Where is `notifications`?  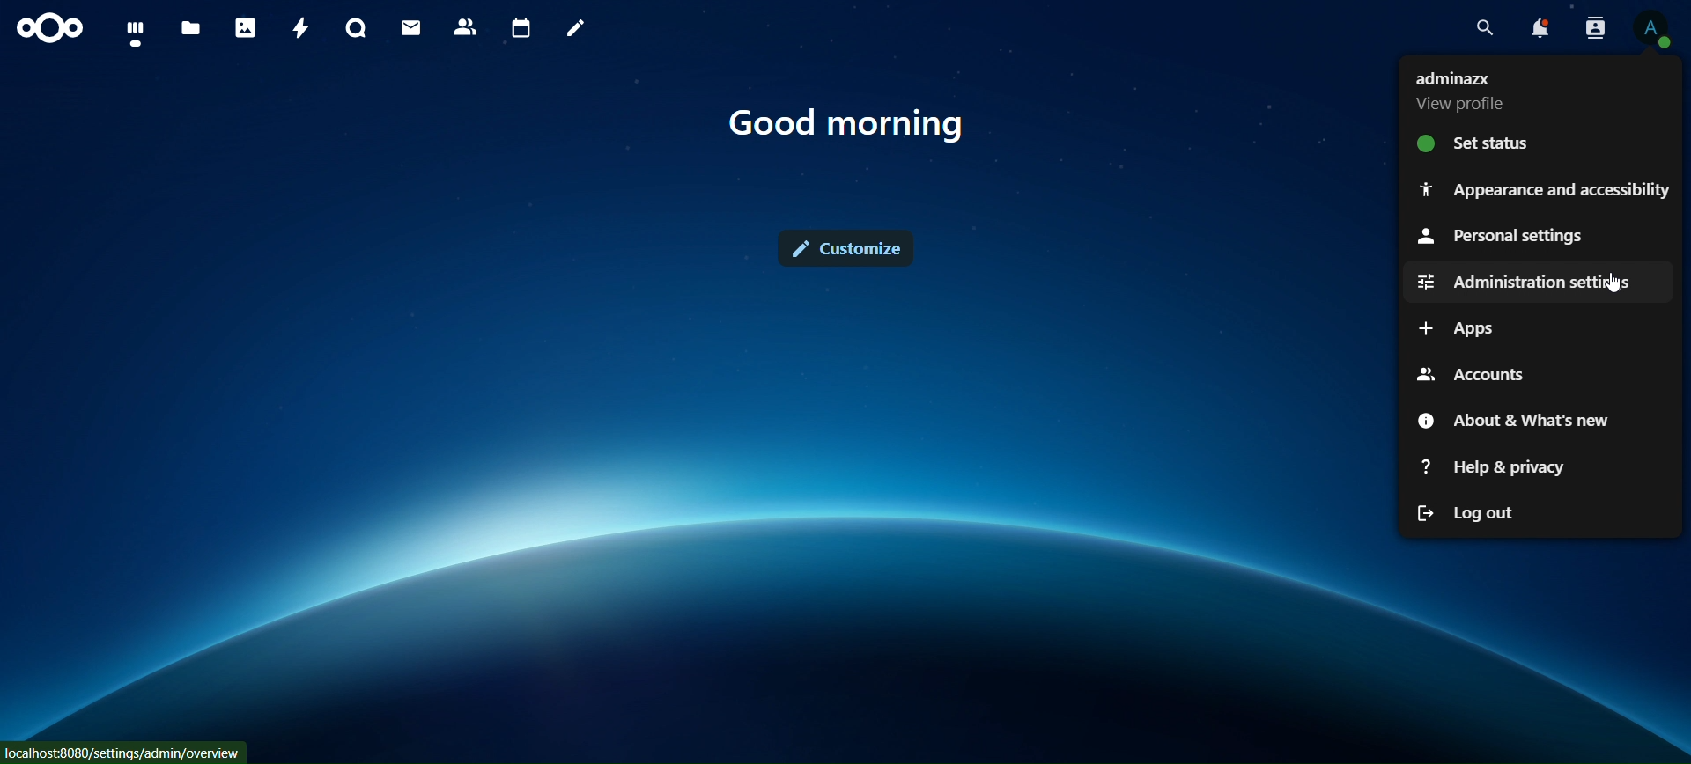 notifications is located at coordinates (1532, 26).